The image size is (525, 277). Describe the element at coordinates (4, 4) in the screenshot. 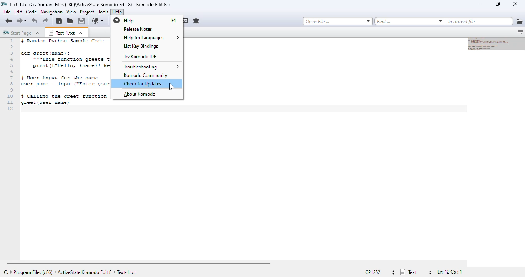

I see `logo` at that location.